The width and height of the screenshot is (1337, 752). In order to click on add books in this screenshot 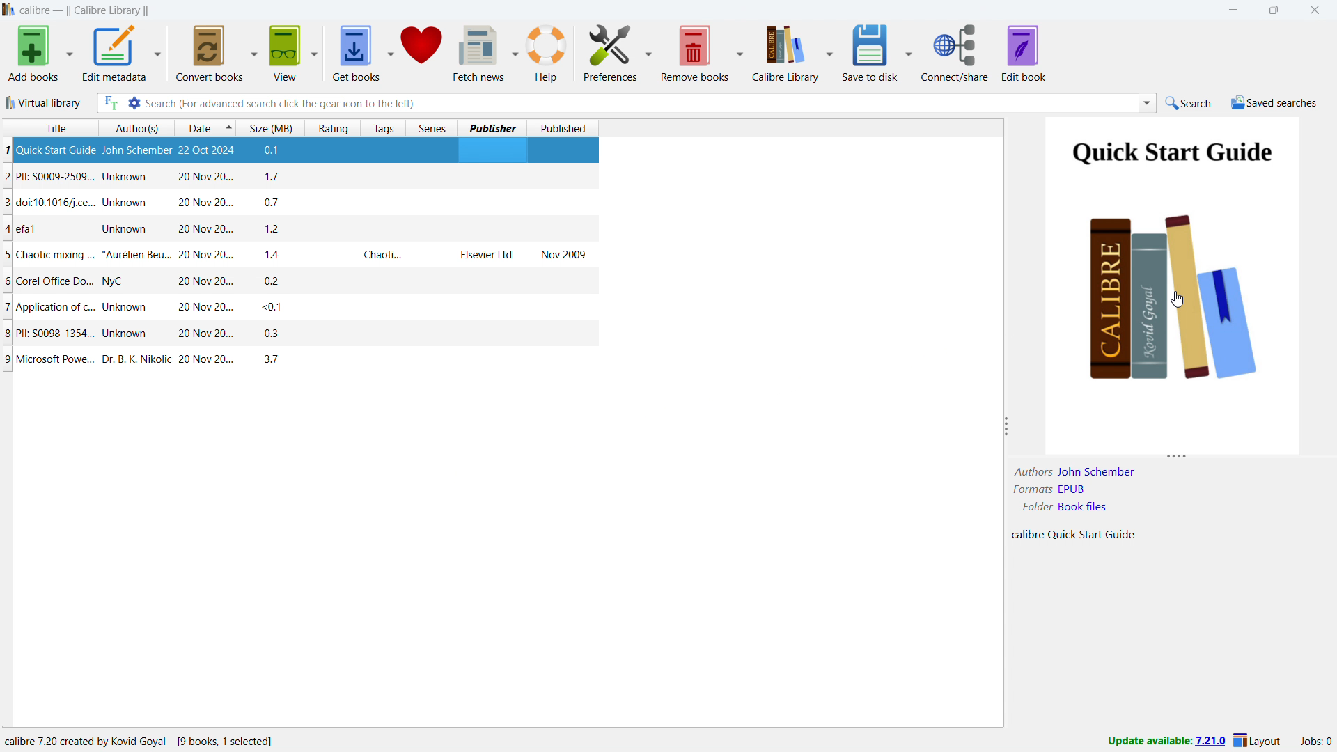, I will do `click(31, 53)`.